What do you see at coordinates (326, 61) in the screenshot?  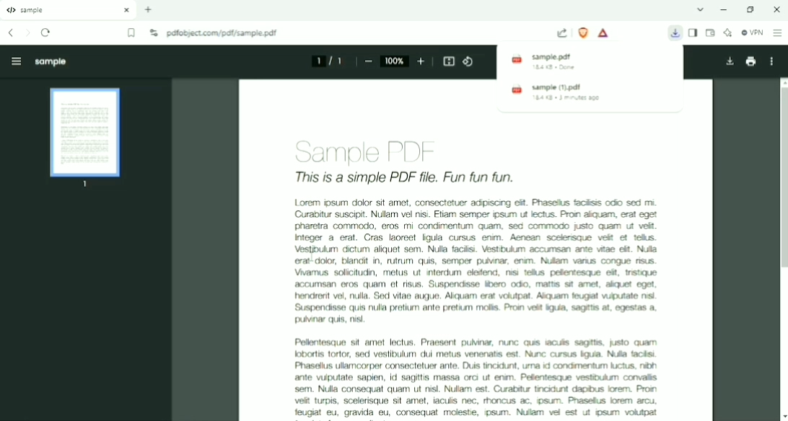 I see `Page number` at bounding box center [326, 61].